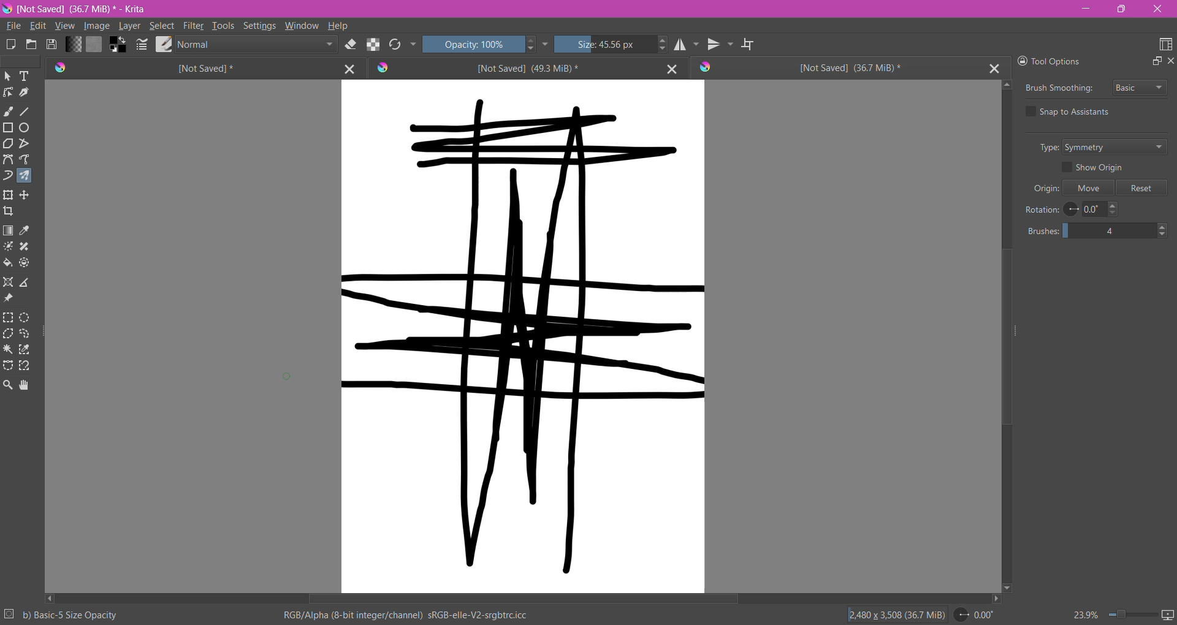 The image size is (1177, 625). What do you see at coordinates (721, 45) in the screenshot?
I see `Vertical Mirror Tool` at bounding box center [721, 45].